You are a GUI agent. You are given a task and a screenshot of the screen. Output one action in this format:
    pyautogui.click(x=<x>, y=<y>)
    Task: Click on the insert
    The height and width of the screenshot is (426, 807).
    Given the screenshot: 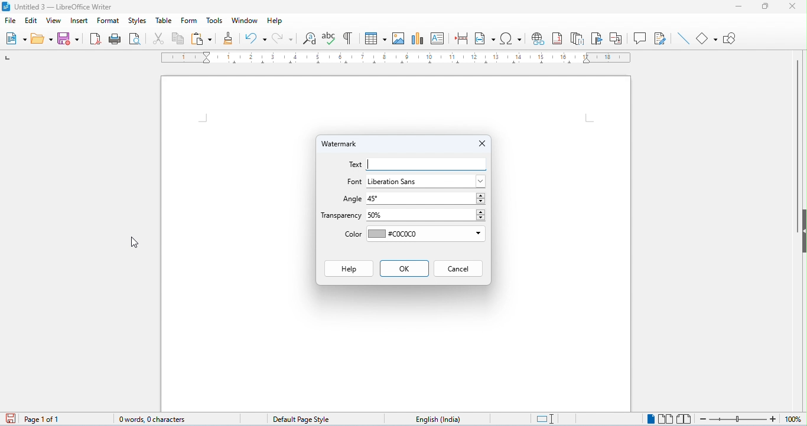 What is the action you would take?
    pyautogui.click(x=80, y=21)
    